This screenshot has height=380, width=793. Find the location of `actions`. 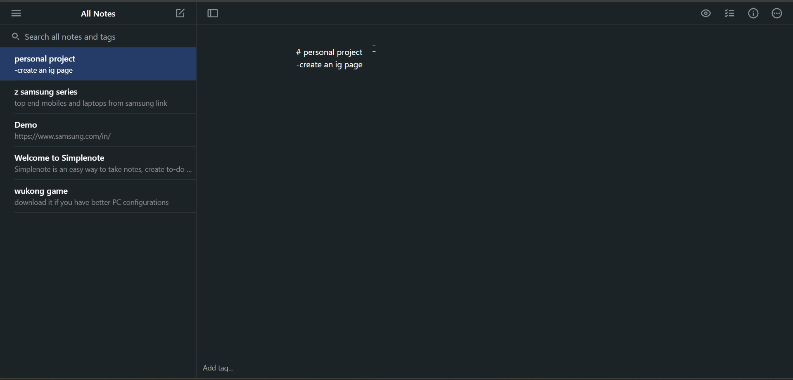

actions is located at coordinates (778, 14).